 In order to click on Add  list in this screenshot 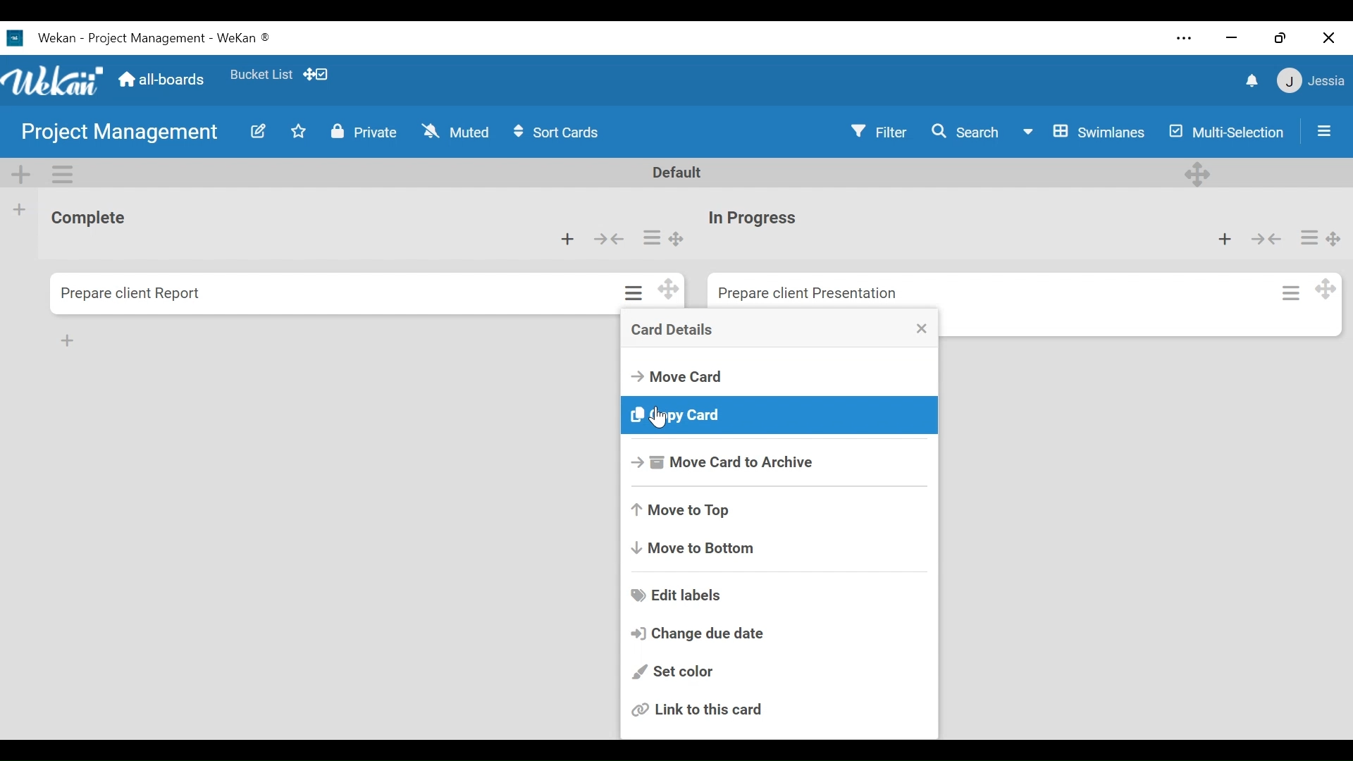, I will do `click(18, 210)`.